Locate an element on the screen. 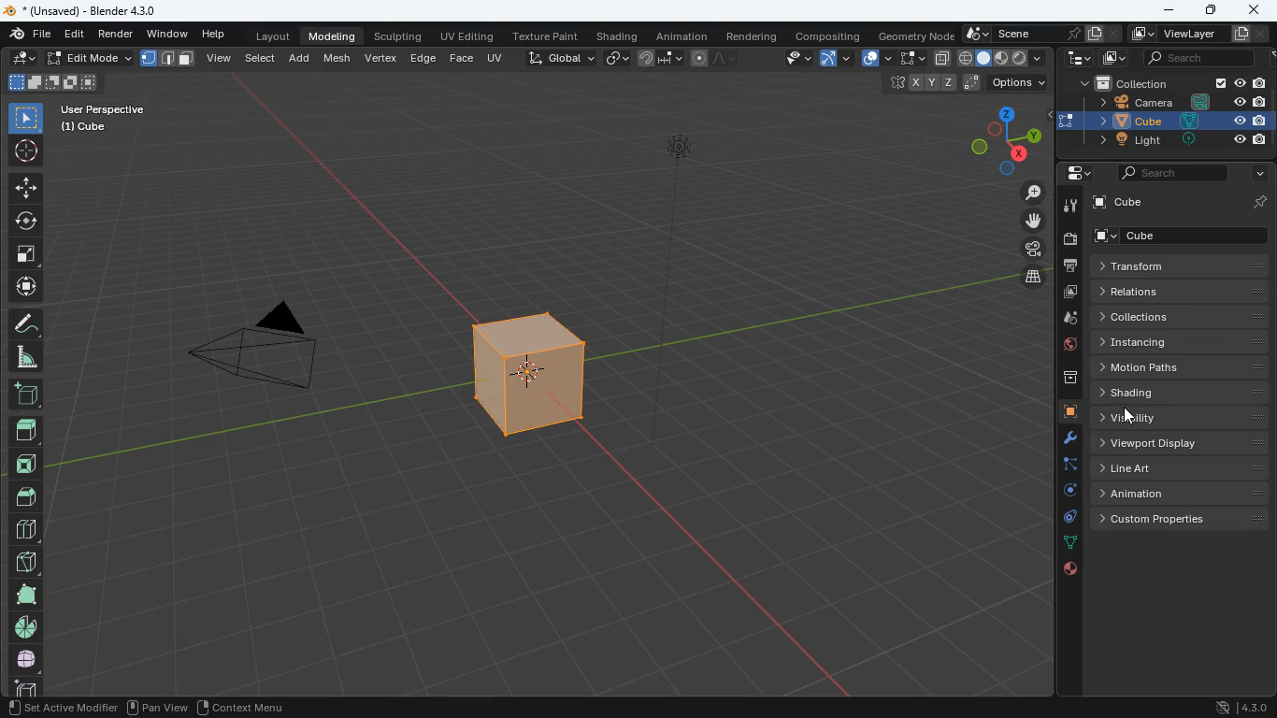 Image resolution: width=1277 pixels, height=718 pixels. print is located at coordinates (1073, 267).